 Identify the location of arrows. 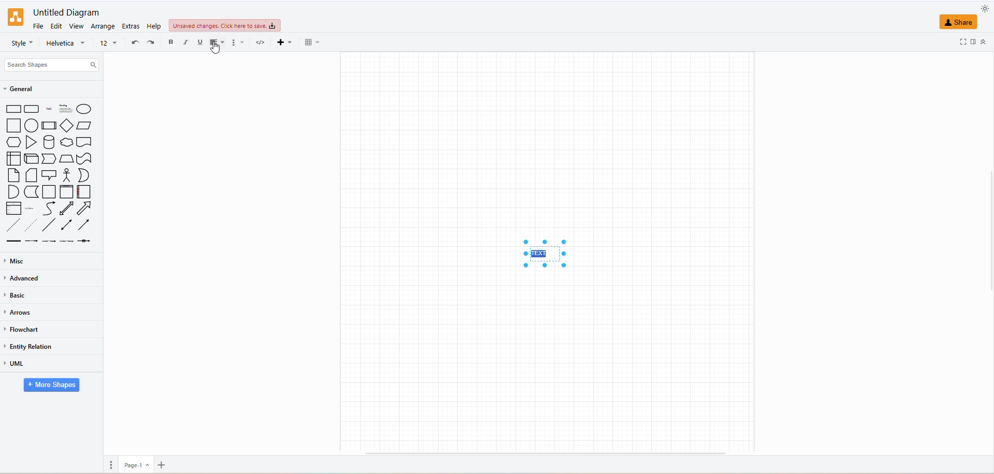
(20, 313).